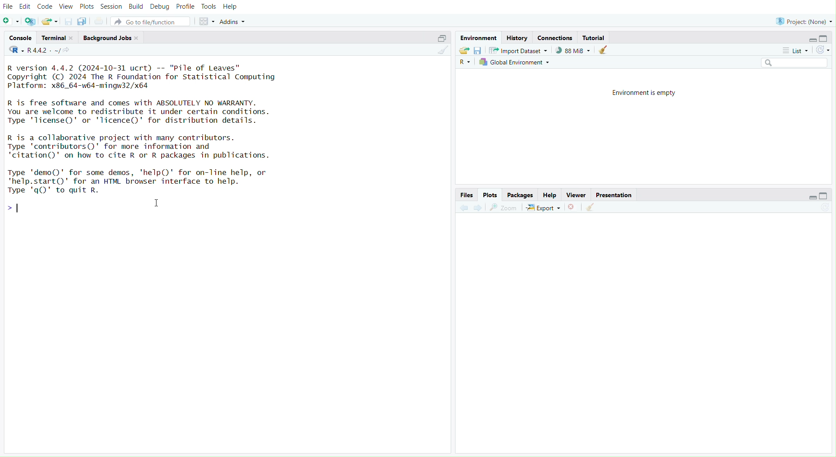  Describe the element at coordinates (82, 21) in the screenshot. I see `Save all open documents (Ctrl + Alt + S)` at that location.